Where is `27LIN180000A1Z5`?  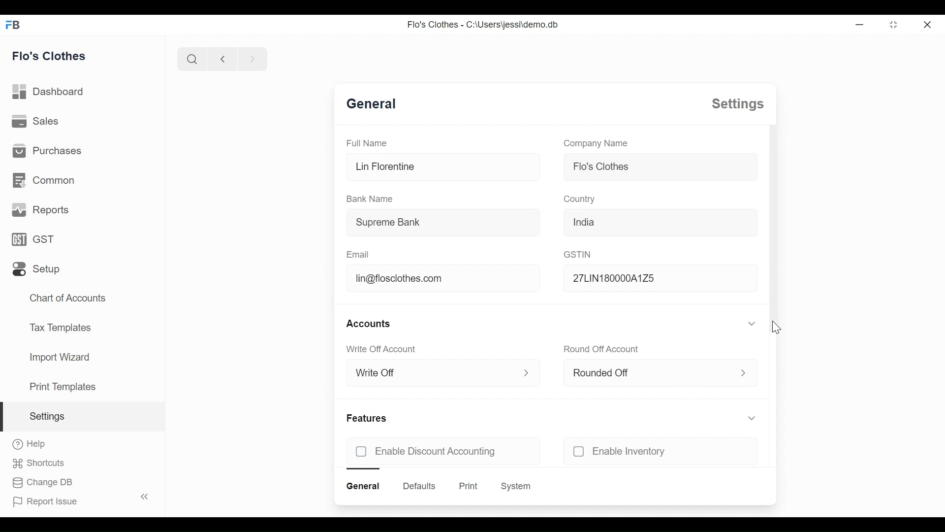
27LIN180000A1Z5 is located at coordinates (658, 279).